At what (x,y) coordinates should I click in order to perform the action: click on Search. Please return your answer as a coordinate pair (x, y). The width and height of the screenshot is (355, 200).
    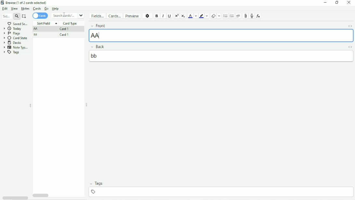
    Looking at the image, I should click on (64, 15).